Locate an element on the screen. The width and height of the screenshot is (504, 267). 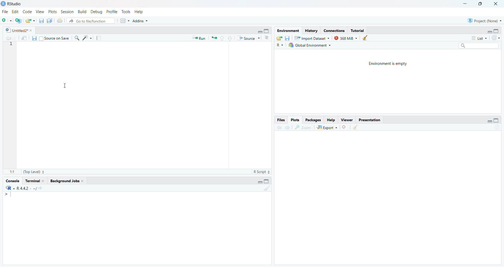
export is located at coordinates (278, 38).